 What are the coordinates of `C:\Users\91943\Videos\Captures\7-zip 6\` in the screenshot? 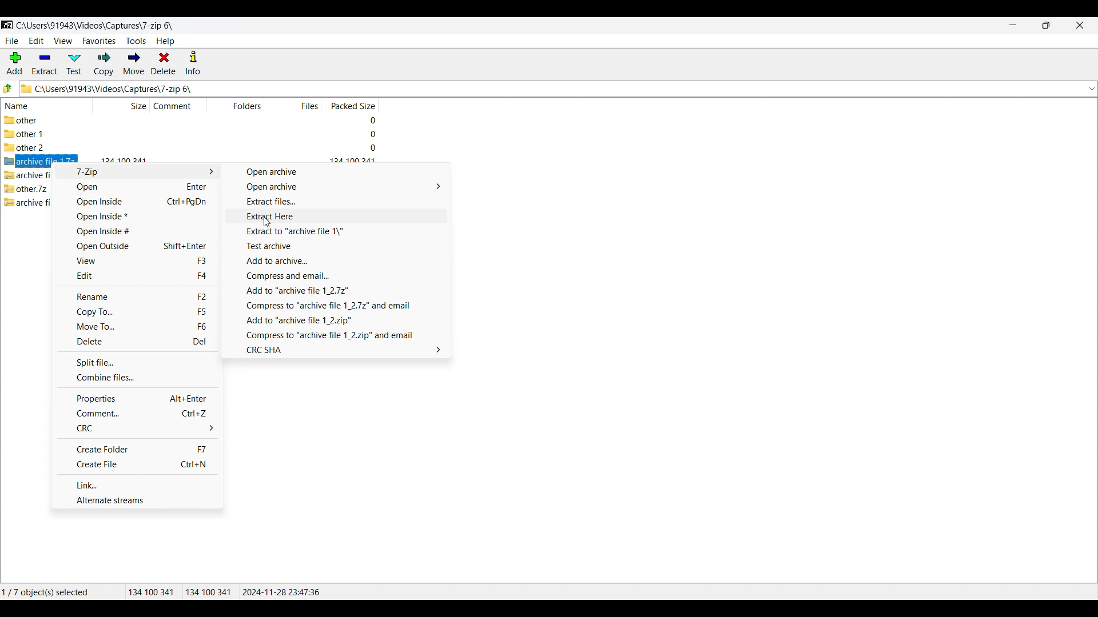 It's located at (96, 26).